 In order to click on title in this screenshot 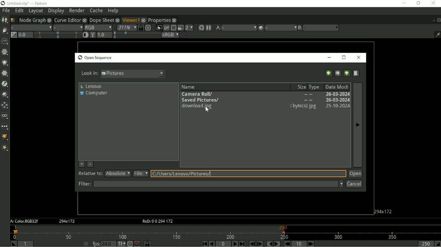, I will do `click(41, 3)`.